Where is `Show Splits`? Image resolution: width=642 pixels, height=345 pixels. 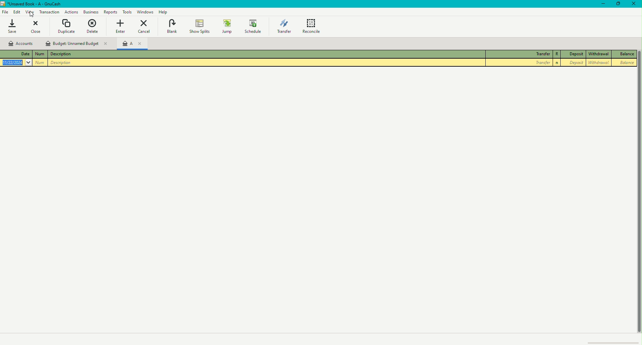 Show Splits is located at coordinates (199, 25).